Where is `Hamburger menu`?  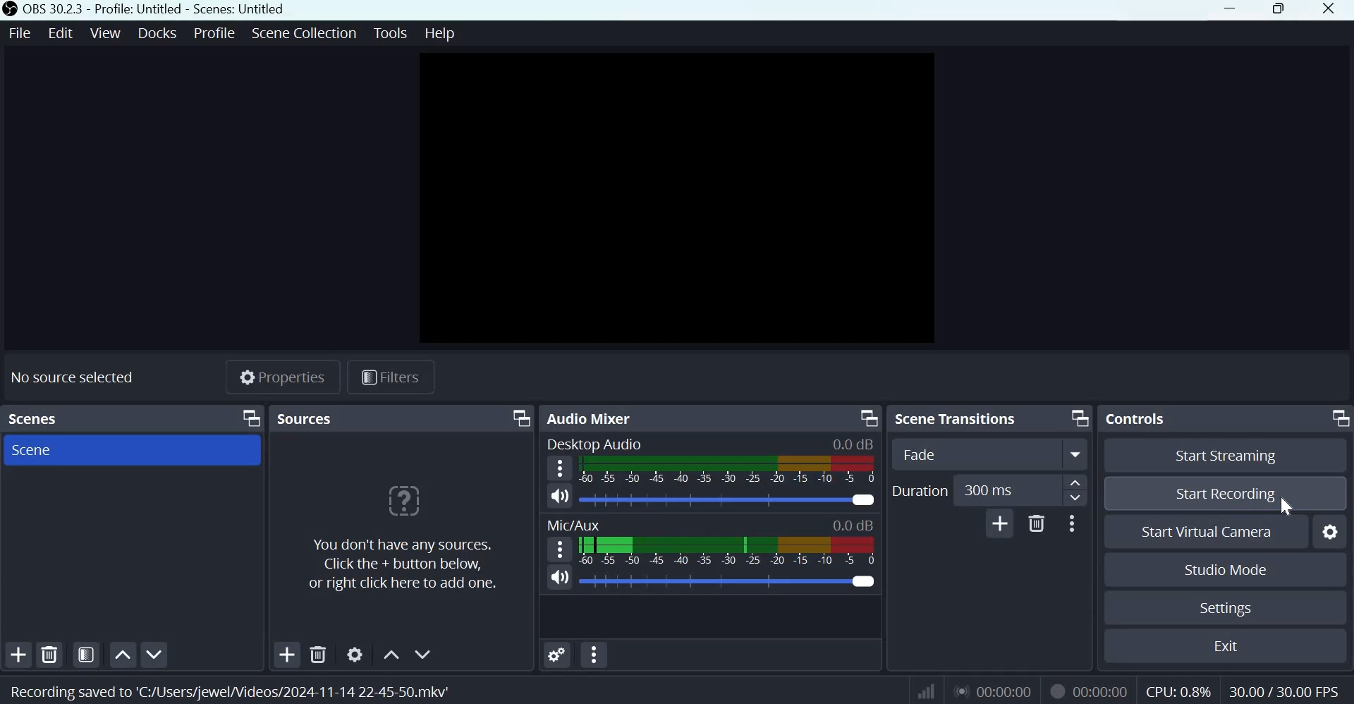
Hamburger menu is located at coordinates (561, 468).